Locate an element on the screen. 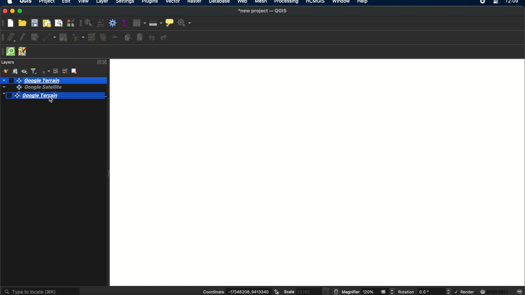 The height and width of the screenshot is (295, 525). maximize is located at coordinates (21, 11).